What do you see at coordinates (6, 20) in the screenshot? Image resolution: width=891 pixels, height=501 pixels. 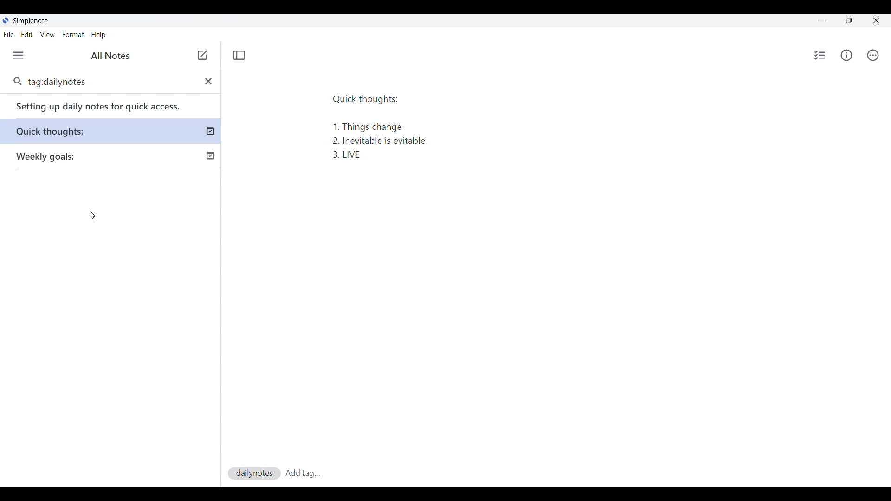 I see `Software logo` at bounding box center [6, 20].